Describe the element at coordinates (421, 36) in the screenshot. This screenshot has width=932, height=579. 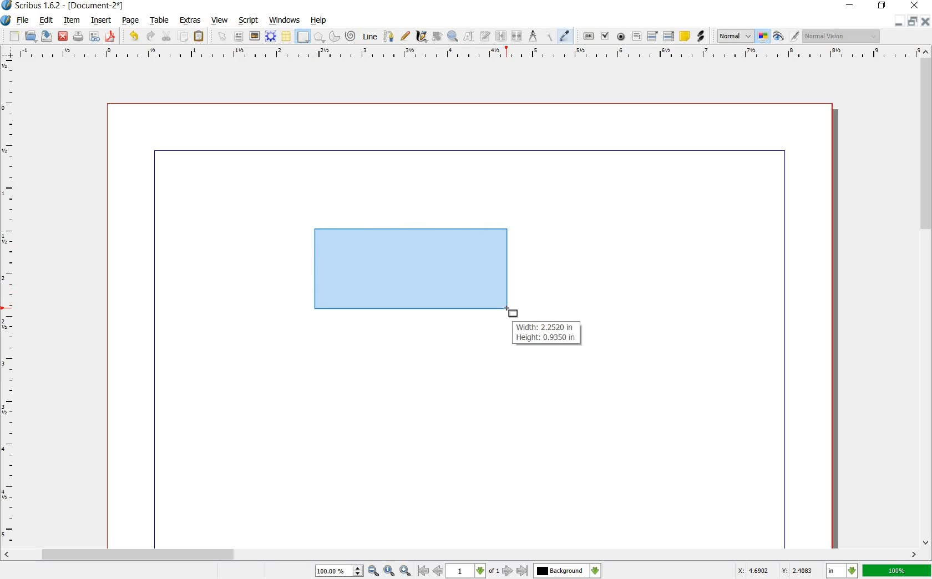
I see `CALLIGRAPHIC LINE` at that location.